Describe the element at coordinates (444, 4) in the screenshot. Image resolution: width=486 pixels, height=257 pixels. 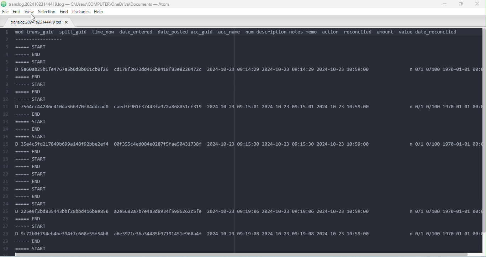
I see `Minimize` at that location.